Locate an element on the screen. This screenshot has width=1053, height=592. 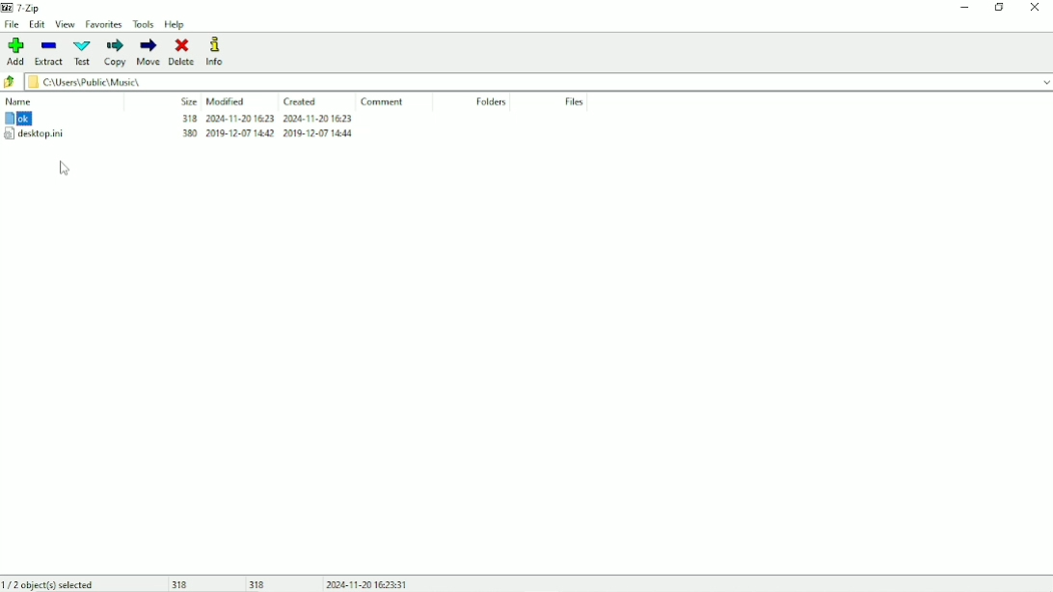
318 is located at coordinates (182, 583).